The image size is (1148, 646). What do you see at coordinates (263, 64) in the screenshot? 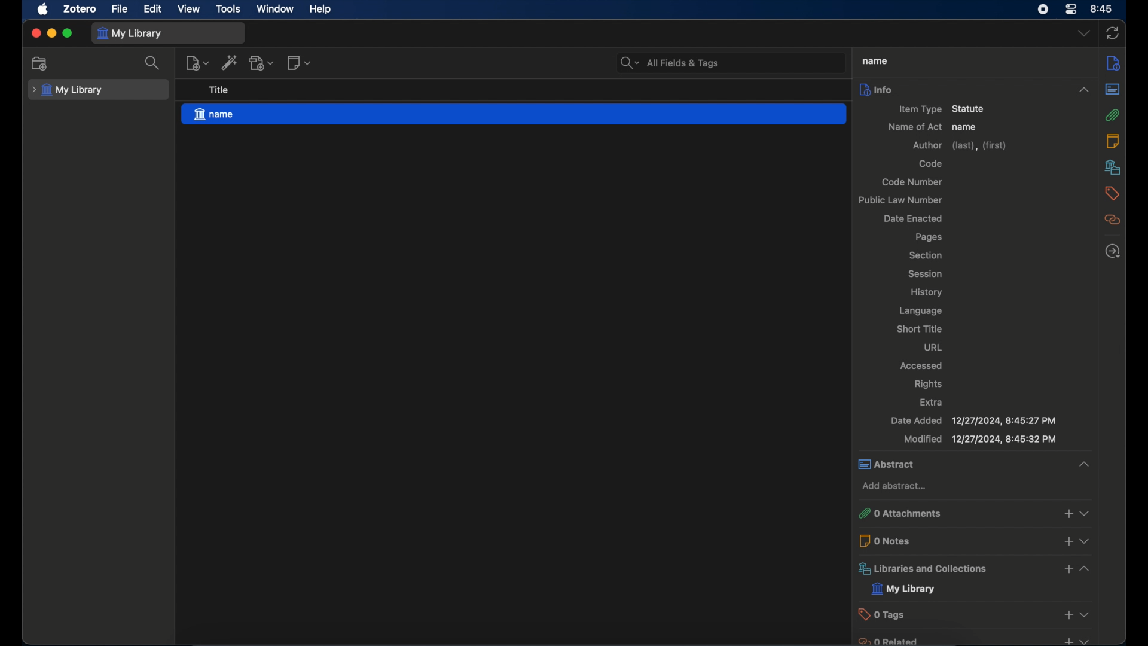
I see `add attachment` at bounding box center [263, 64].